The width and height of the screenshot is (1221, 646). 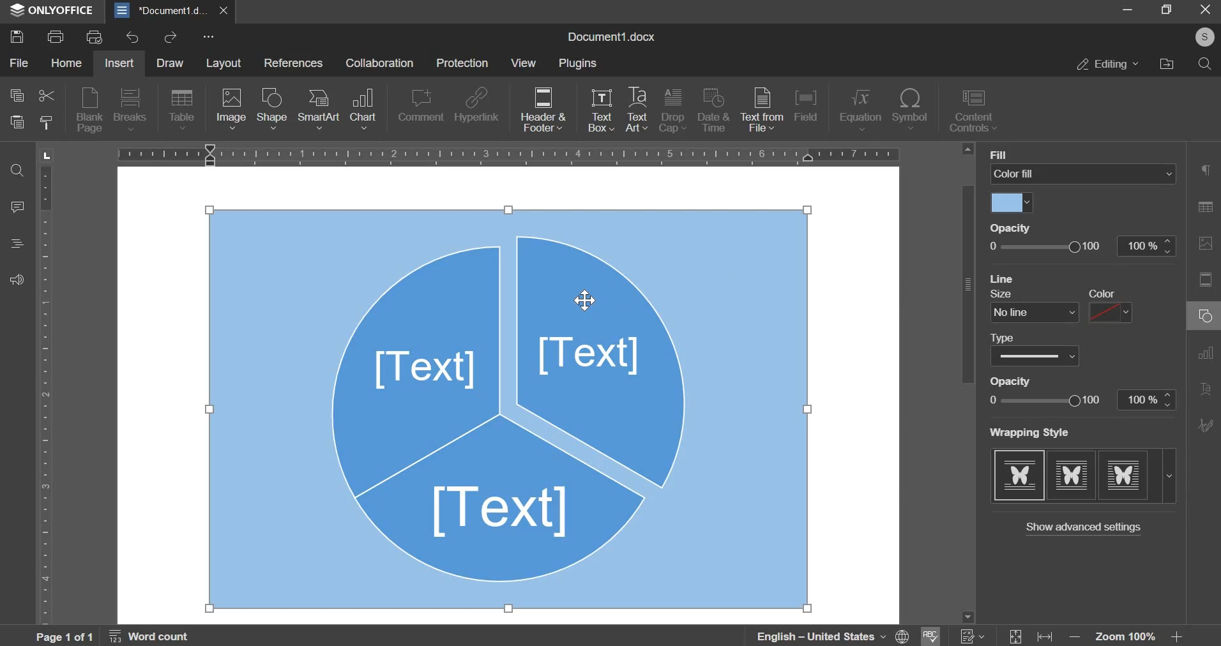 What do you see at coordinates (173, 10) in the screenshot?
I see `document1` at bounding box center [173, 10].